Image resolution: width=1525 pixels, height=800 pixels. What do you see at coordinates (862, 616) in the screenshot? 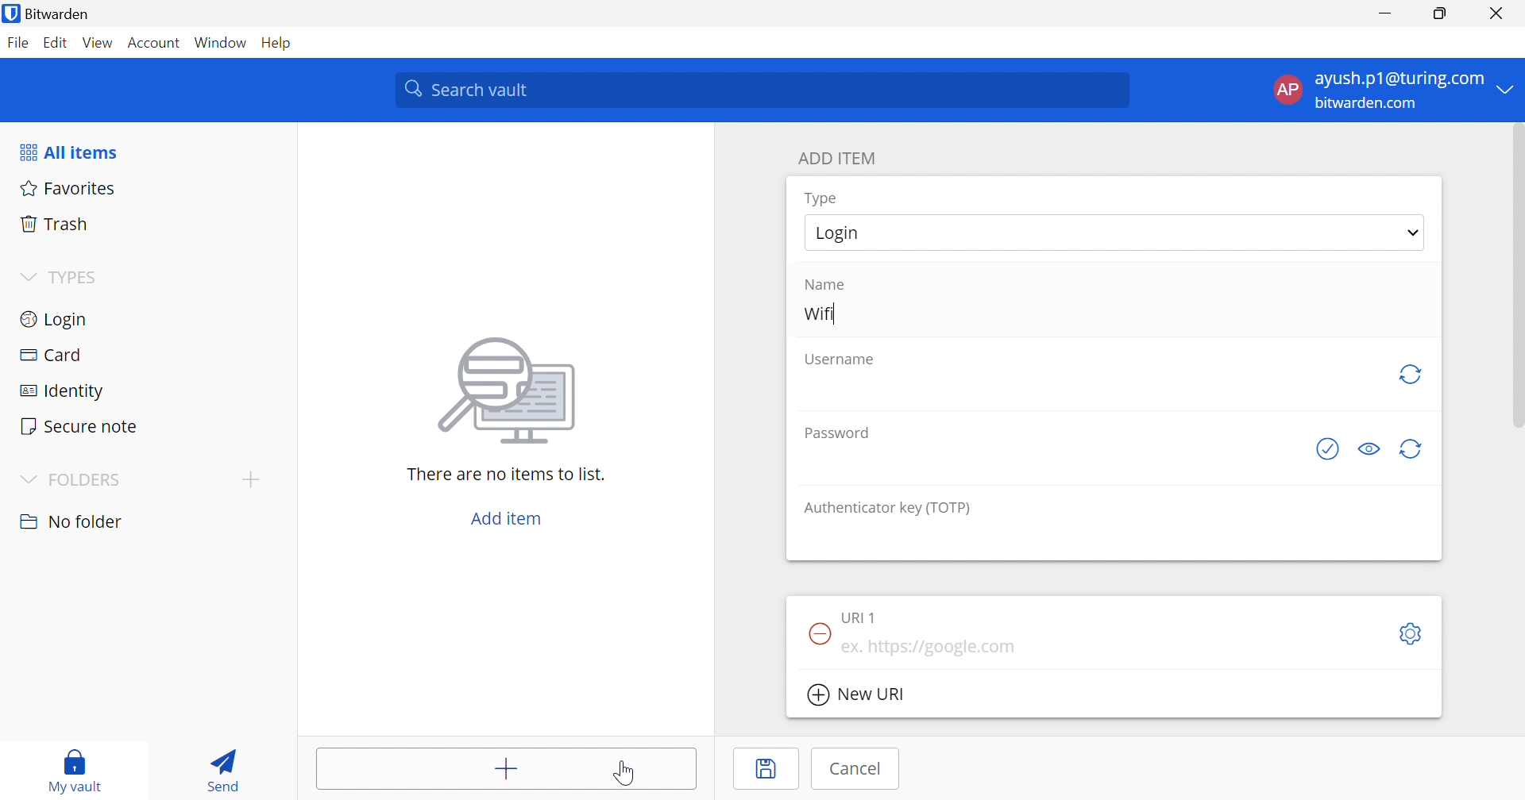
I see `URI 1` at bounding box center [862, 616].